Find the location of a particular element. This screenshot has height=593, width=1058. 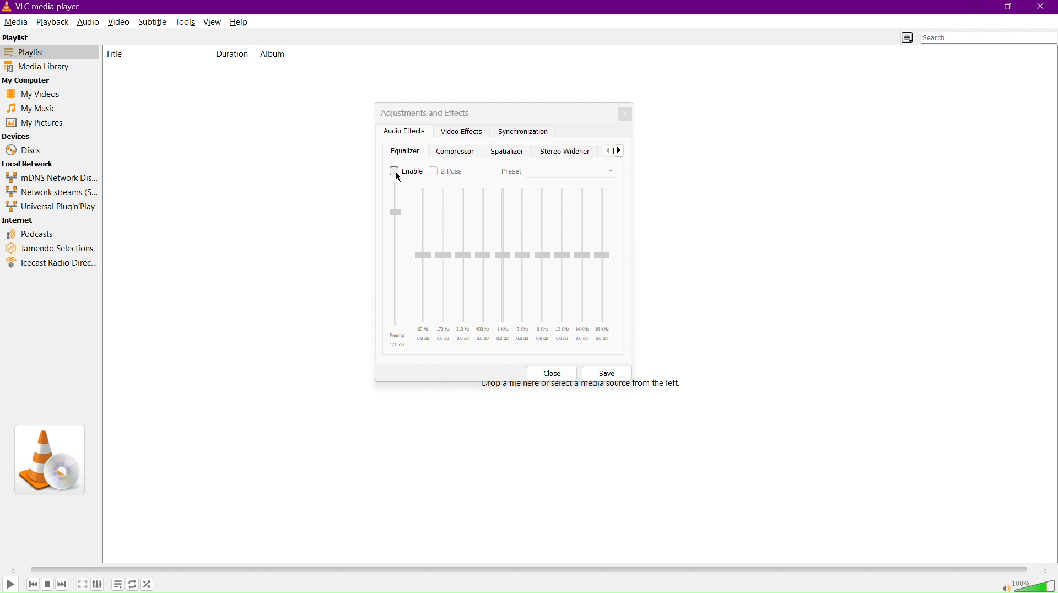

Toggle Playlist view is located at coordinates (905, 37).